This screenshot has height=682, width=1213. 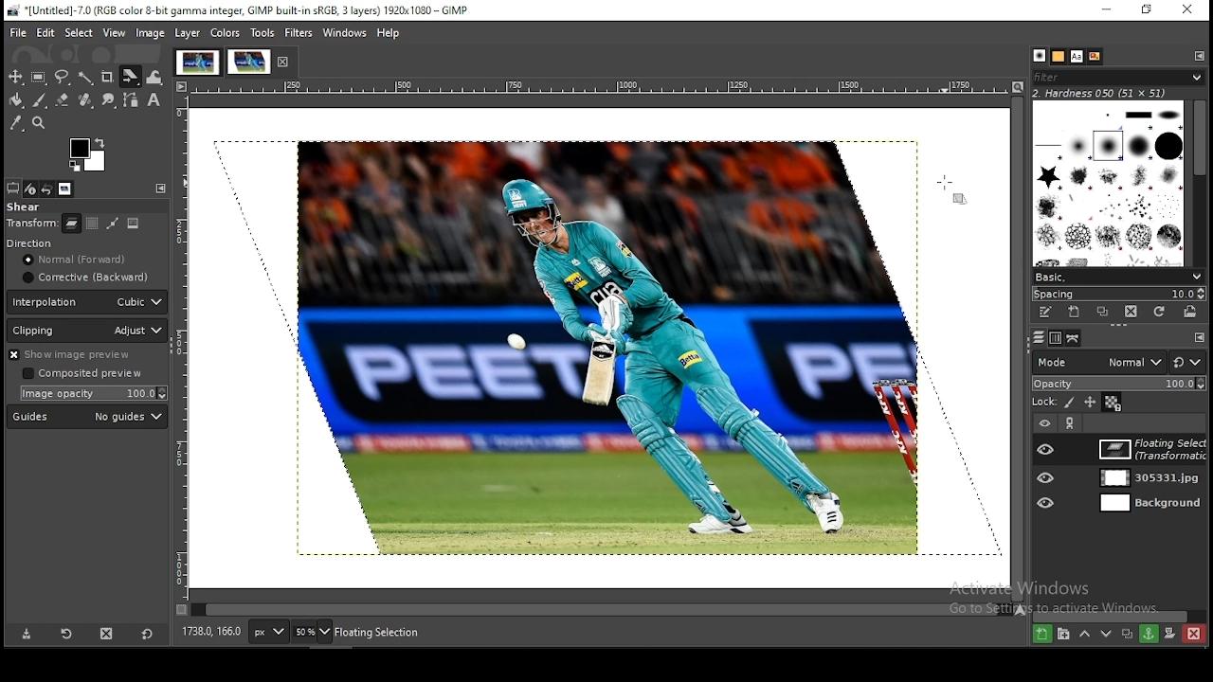 I want to click on normal [forward], so click(x=88, y=260).